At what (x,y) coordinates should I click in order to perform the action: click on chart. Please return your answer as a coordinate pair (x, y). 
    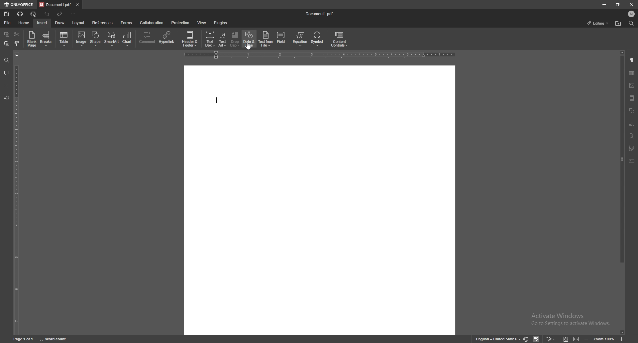
    Looking at the image, I should click on (128, 39).